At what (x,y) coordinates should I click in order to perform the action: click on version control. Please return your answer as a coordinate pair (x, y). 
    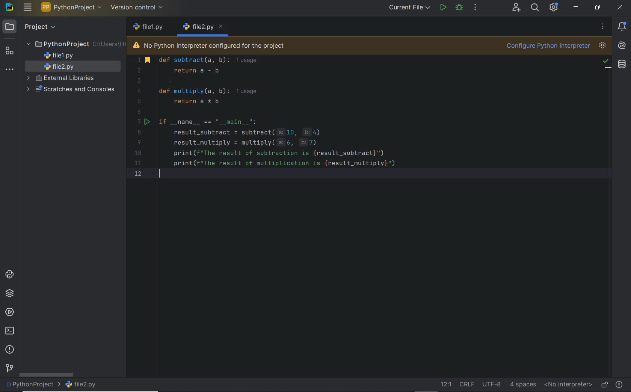
    Looking at the image, I should click on (8, 369).